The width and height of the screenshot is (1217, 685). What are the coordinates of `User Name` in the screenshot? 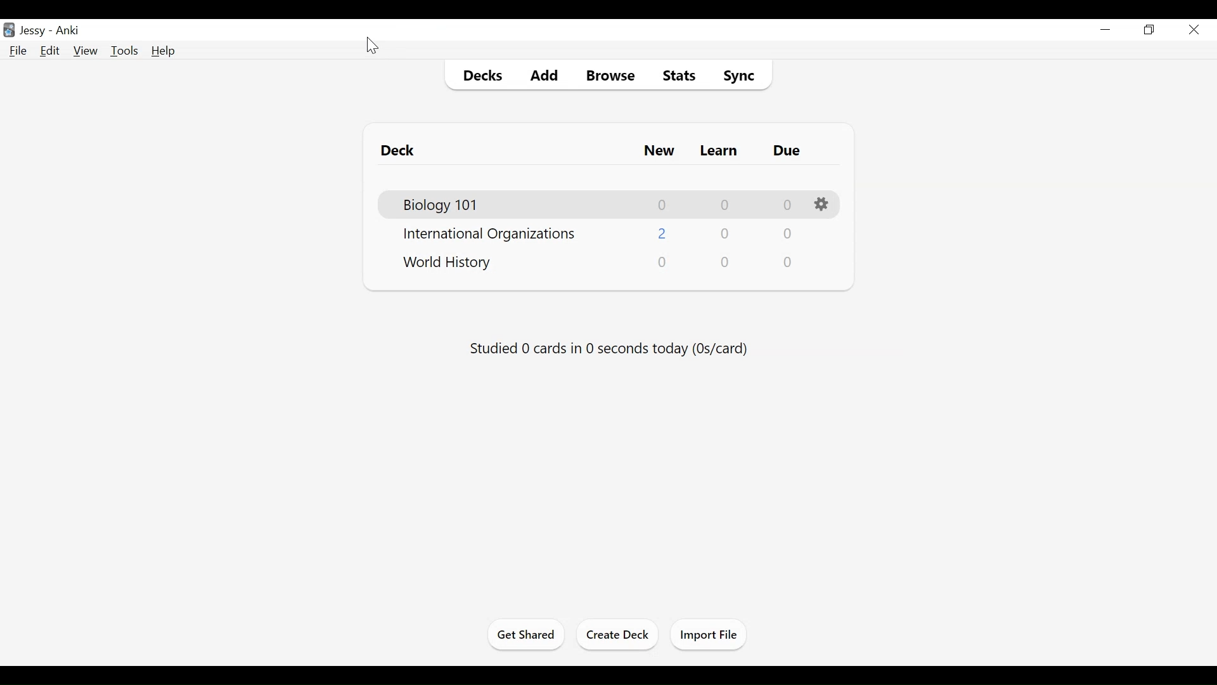 It's located at (35, 31).